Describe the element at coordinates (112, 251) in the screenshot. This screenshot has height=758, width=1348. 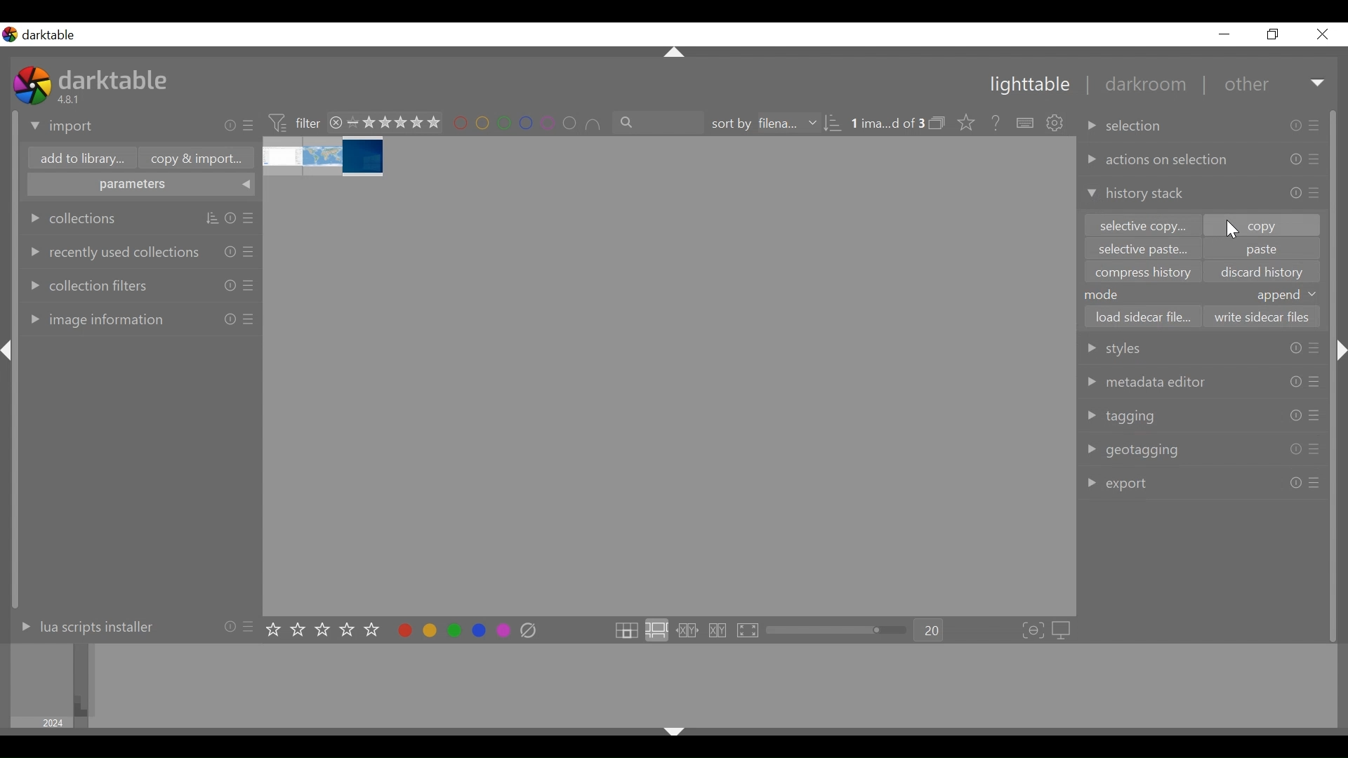
I see `recently used collections` at that location.